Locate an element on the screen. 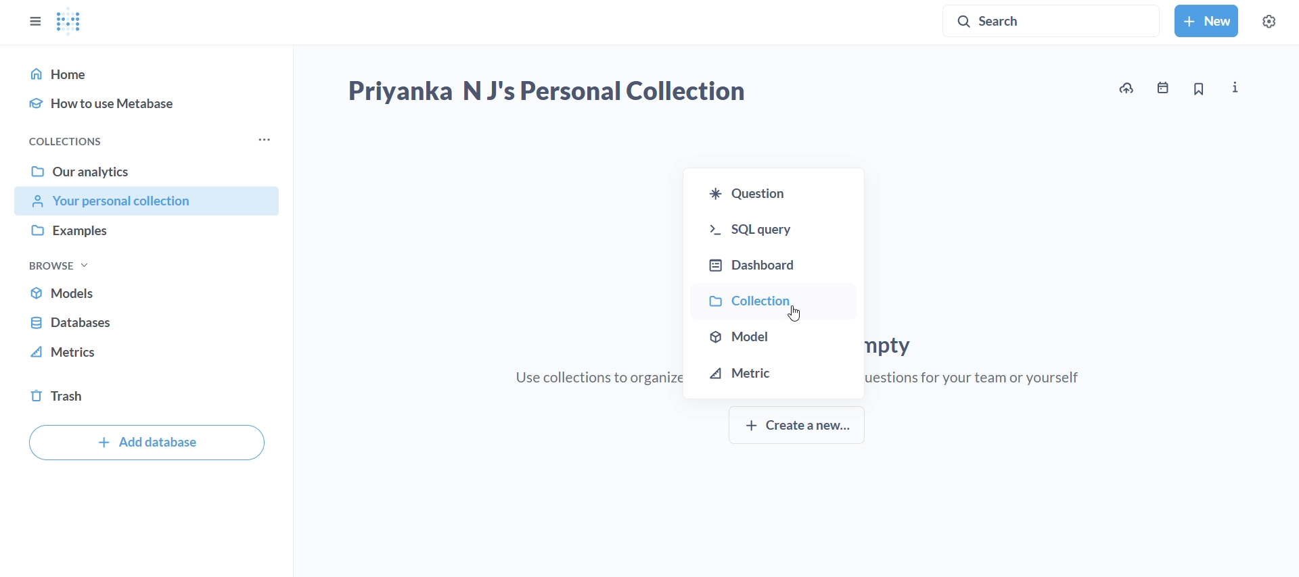  SQL-query is located at coordinates (773, 225).